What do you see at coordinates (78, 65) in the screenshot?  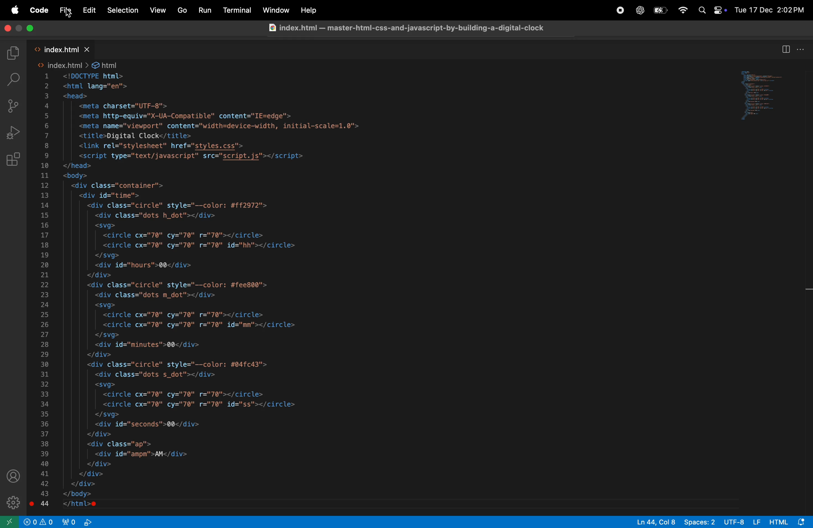 I see `index html file path` at bounding box center [78, 65].